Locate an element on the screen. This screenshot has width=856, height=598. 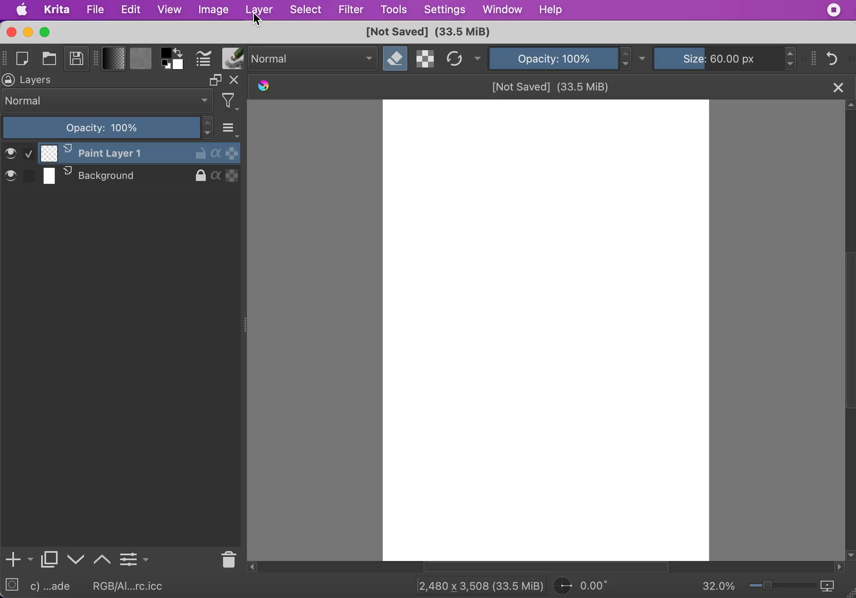
close docker is located at coordinates (236, 81).